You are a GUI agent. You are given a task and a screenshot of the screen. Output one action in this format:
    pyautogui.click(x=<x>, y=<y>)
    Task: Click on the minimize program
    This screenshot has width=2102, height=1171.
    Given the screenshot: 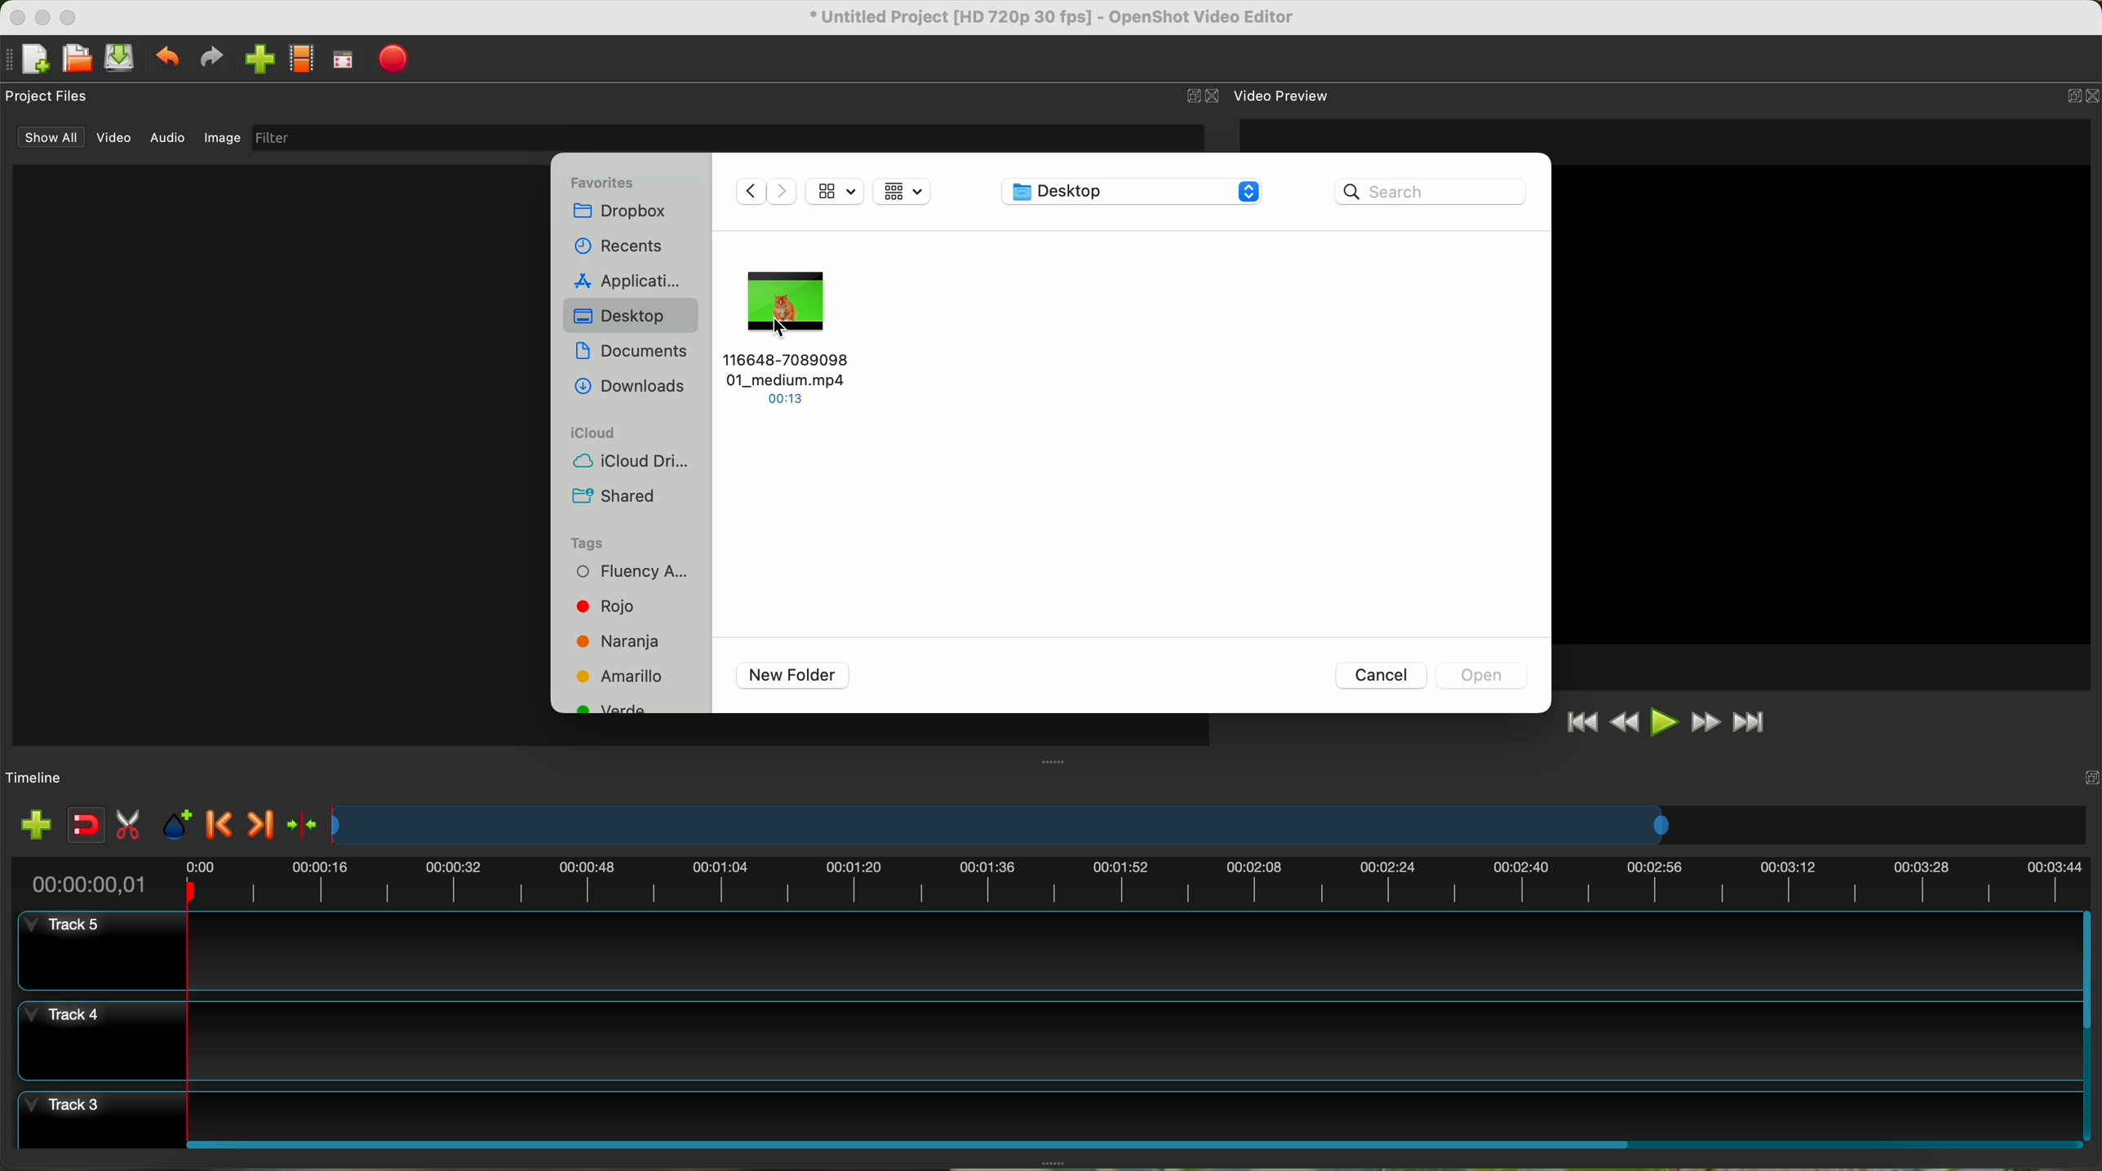 What is the action you would take?
    pyautogui.click(x=44, y=18)
    